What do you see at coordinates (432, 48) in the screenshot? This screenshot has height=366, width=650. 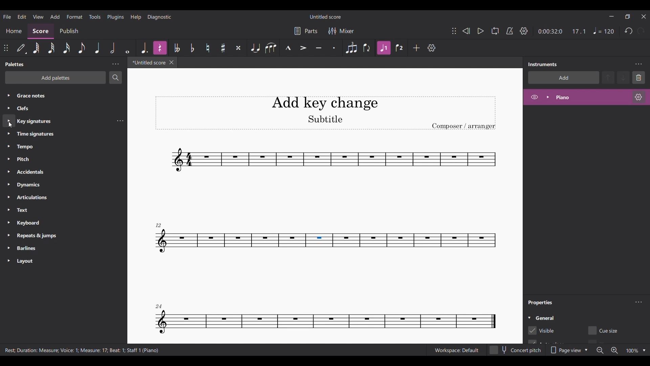 I see `Customize toolbar` at bounding box center [432, 48].